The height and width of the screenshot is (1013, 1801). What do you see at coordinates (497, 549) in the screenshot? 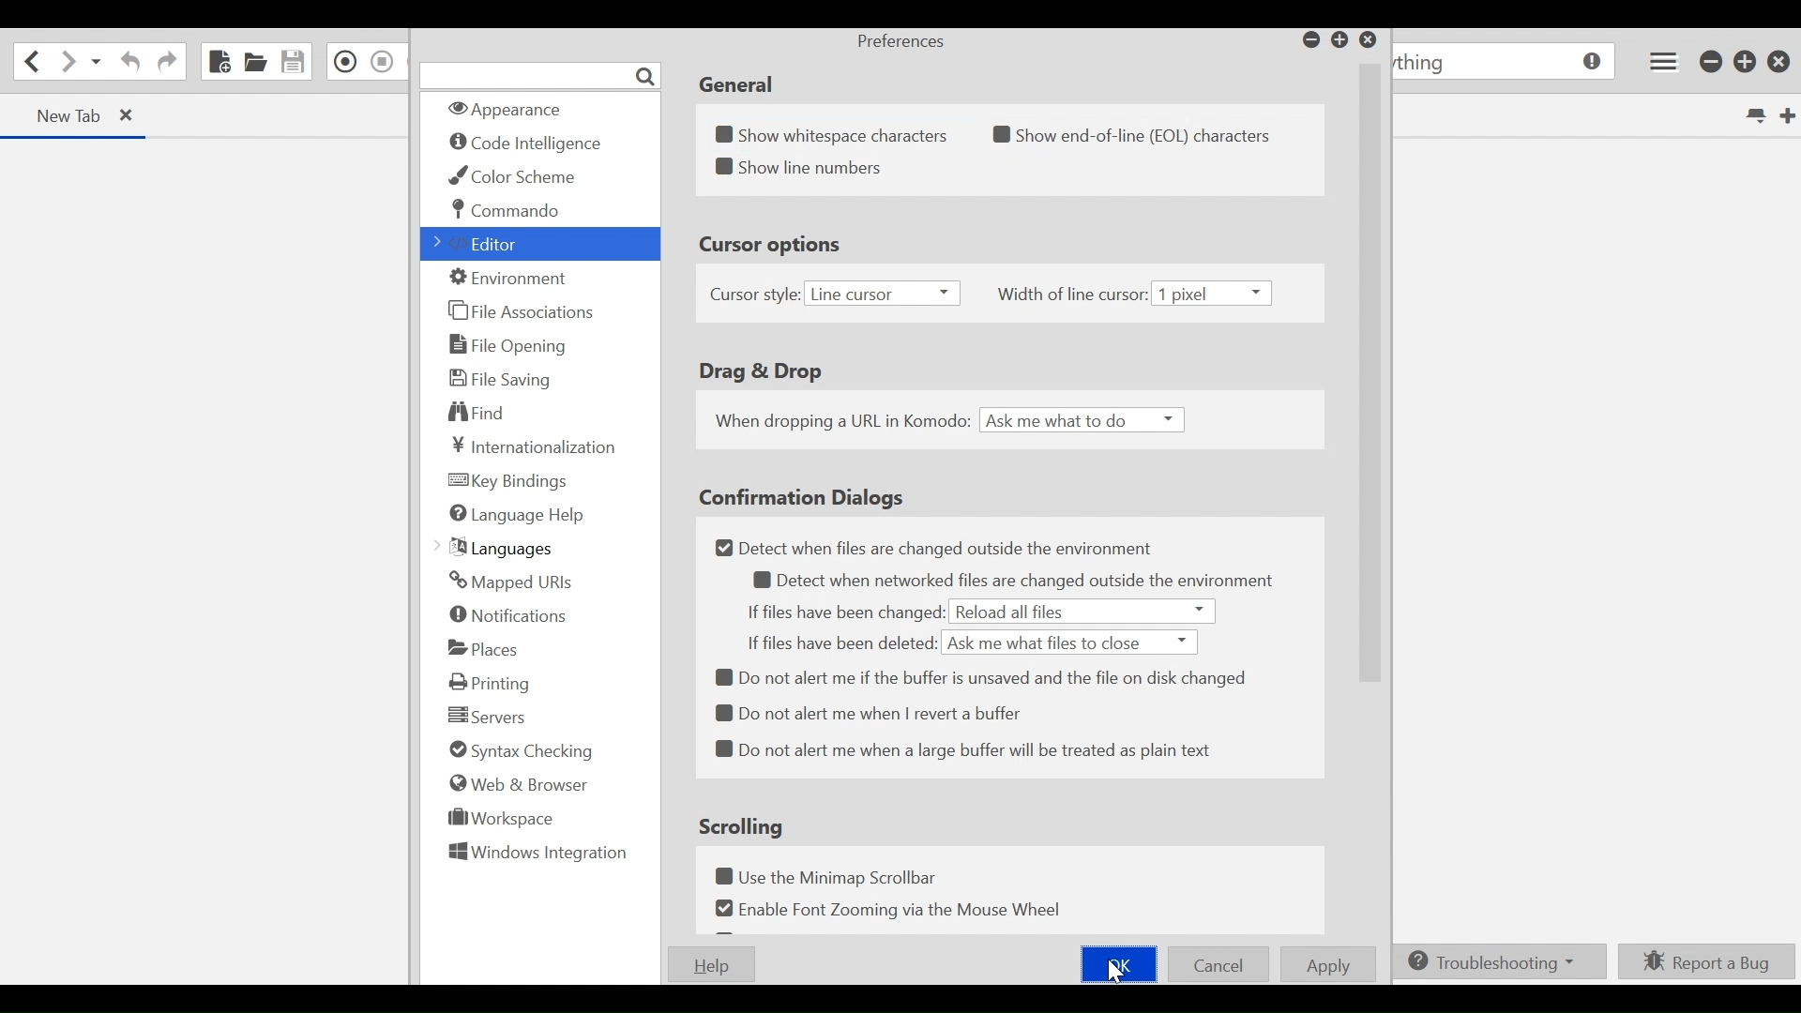
I see `Languages` at bounding box center [497, 549].